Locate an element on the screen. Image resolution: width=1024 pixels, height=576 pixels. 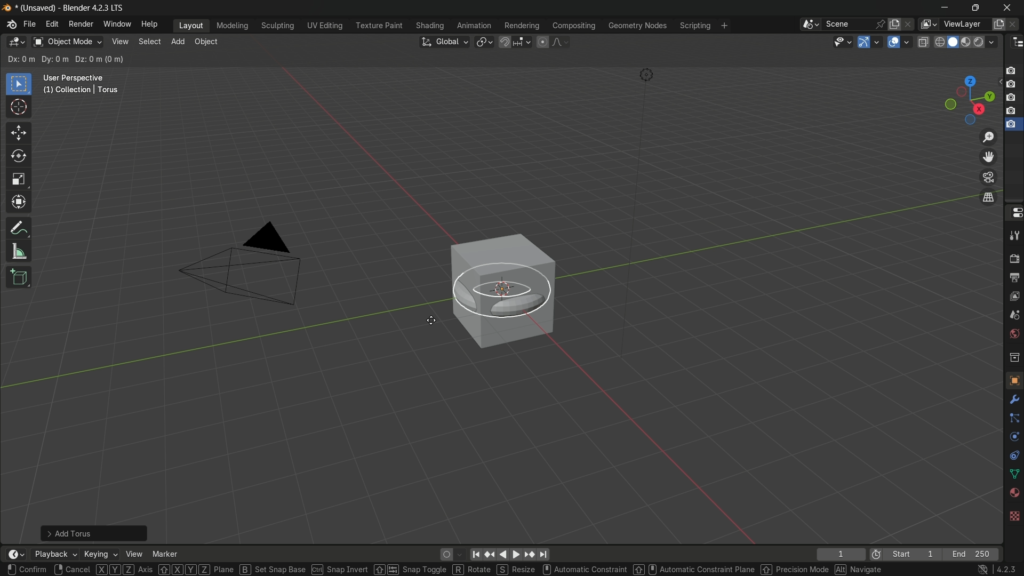
annotate is located at coordinates (19, 228).